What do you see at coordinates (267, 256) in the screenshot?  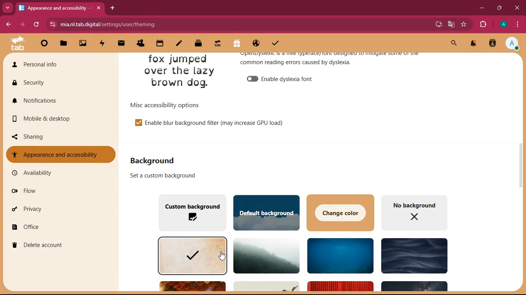 I see `background` at bounding box center [267, 256].